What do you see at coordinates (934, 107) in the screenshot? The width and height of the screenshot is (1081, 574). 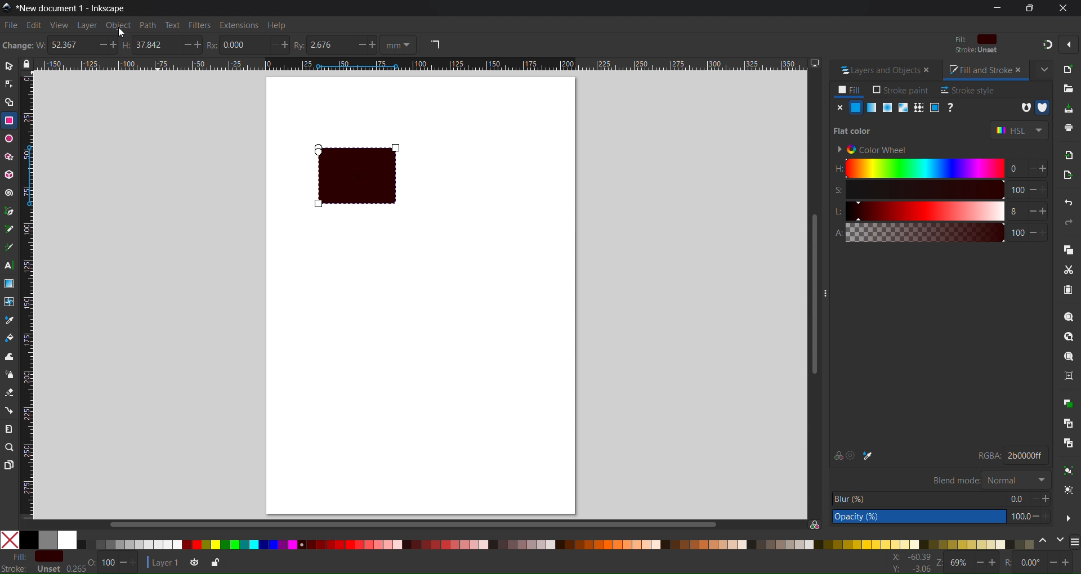 I see `Swatch` at bounding box center [934, 107].